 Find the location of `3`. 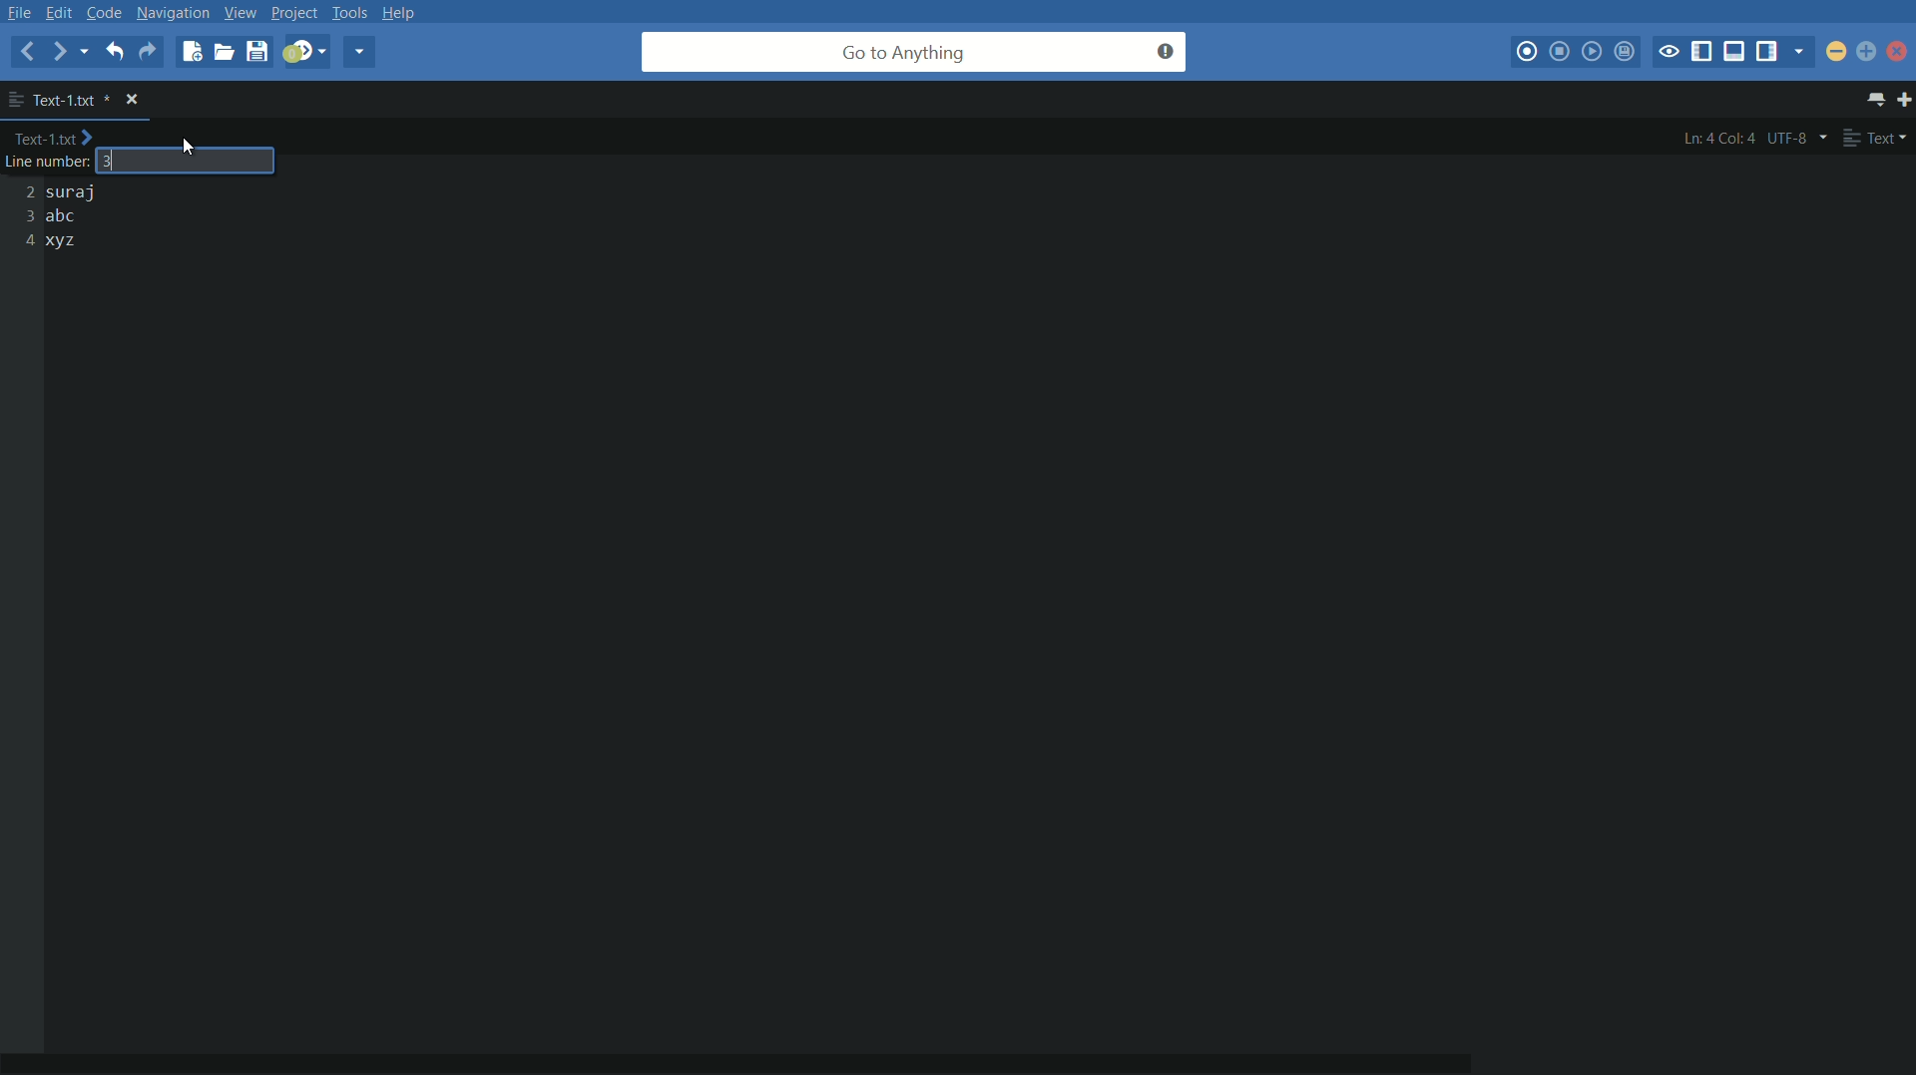

3 is located at coordinates (180, 164).